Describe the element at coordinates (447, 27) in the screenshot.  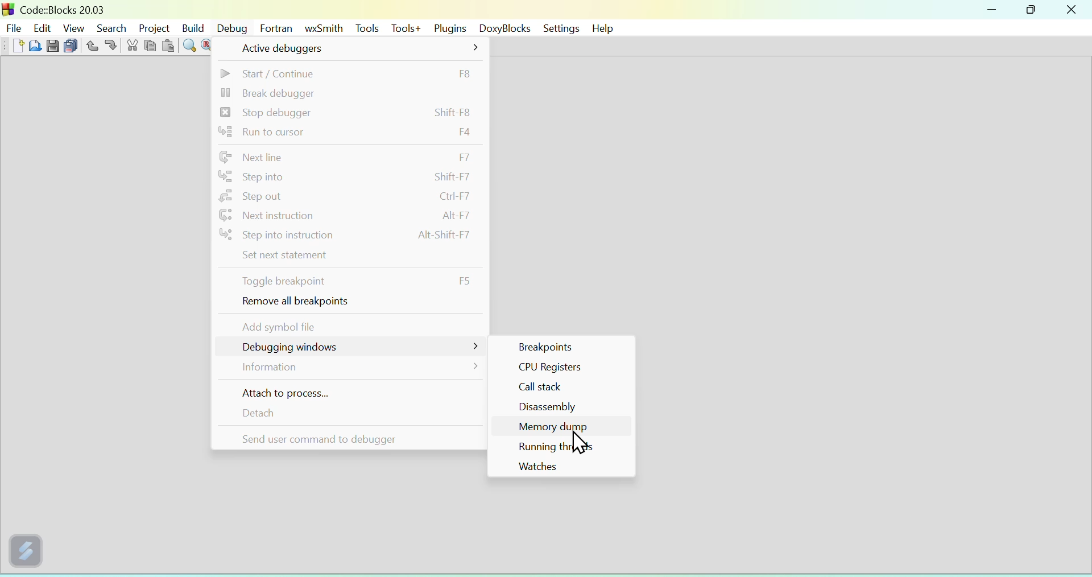
I see `Plugins` at that location.